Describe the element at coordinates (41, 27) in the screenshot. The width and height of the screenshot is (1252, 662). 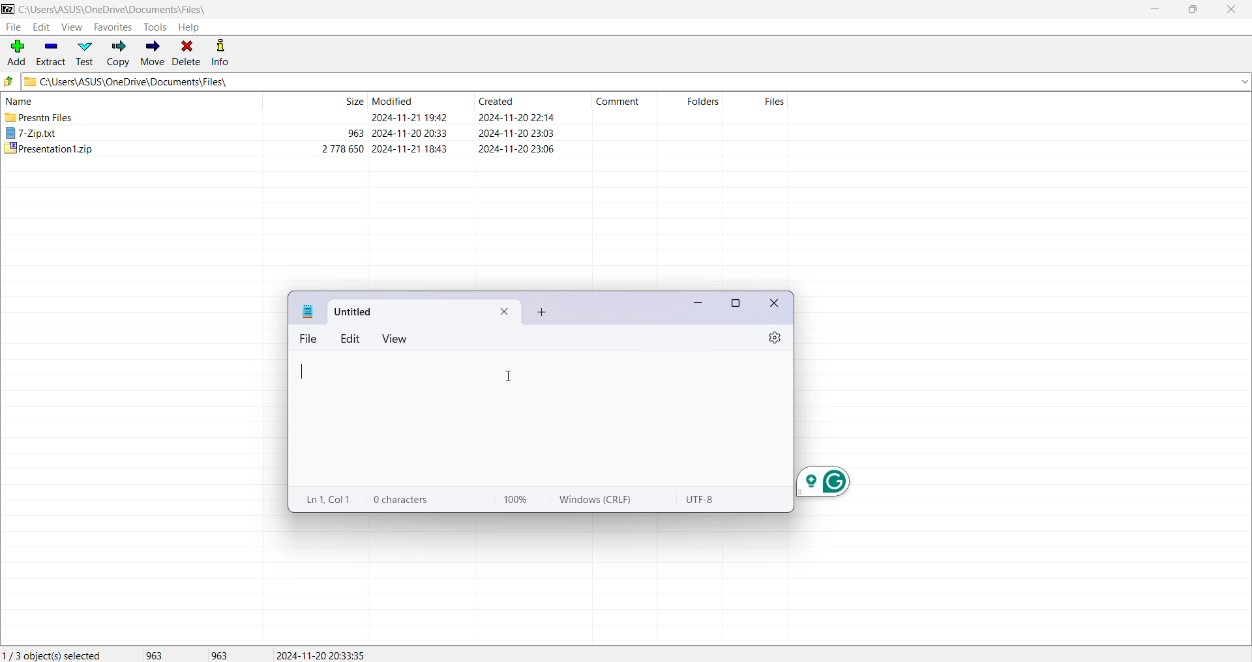
I see `Edit` at that location.